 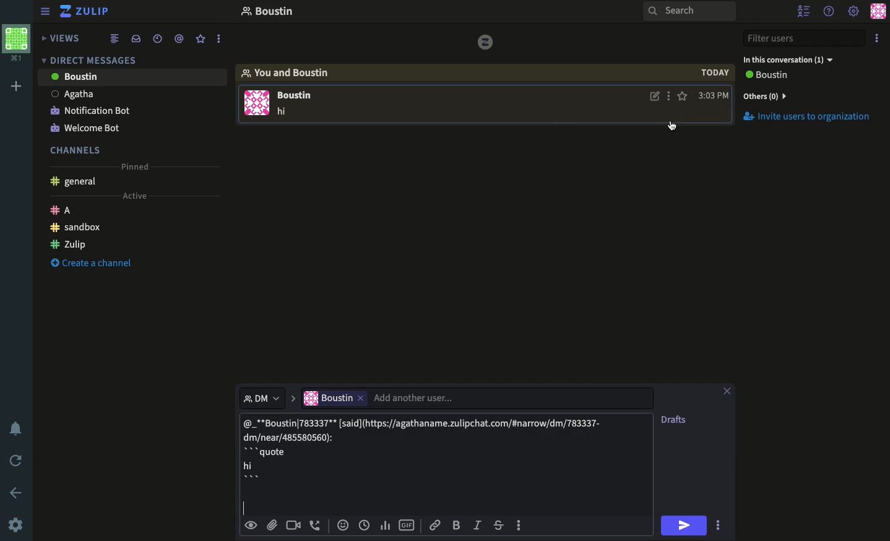 What do you see at coordinates (179, 39) in the screenshot?
I see `Tagged` at bounding box center [179, 39].